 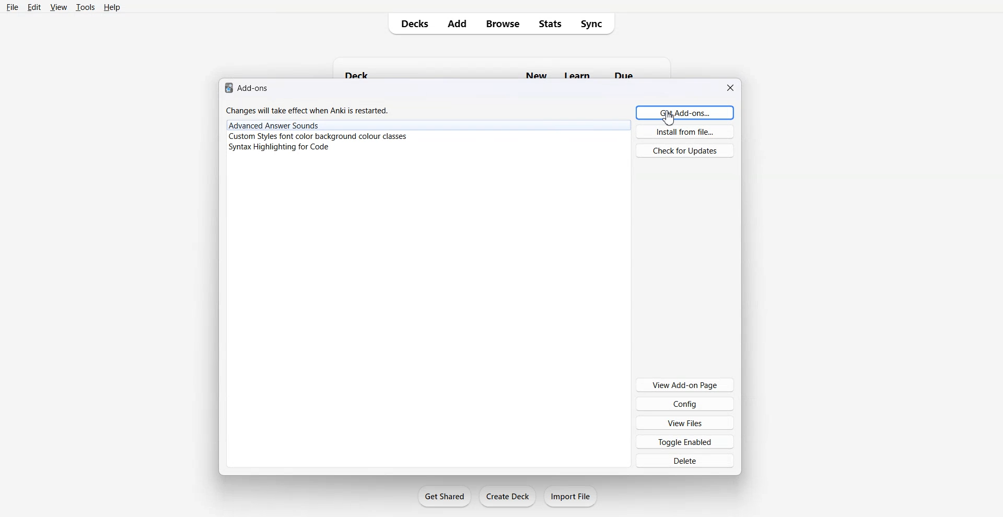 I want to click on Install from file, so click(x=685, y=132).